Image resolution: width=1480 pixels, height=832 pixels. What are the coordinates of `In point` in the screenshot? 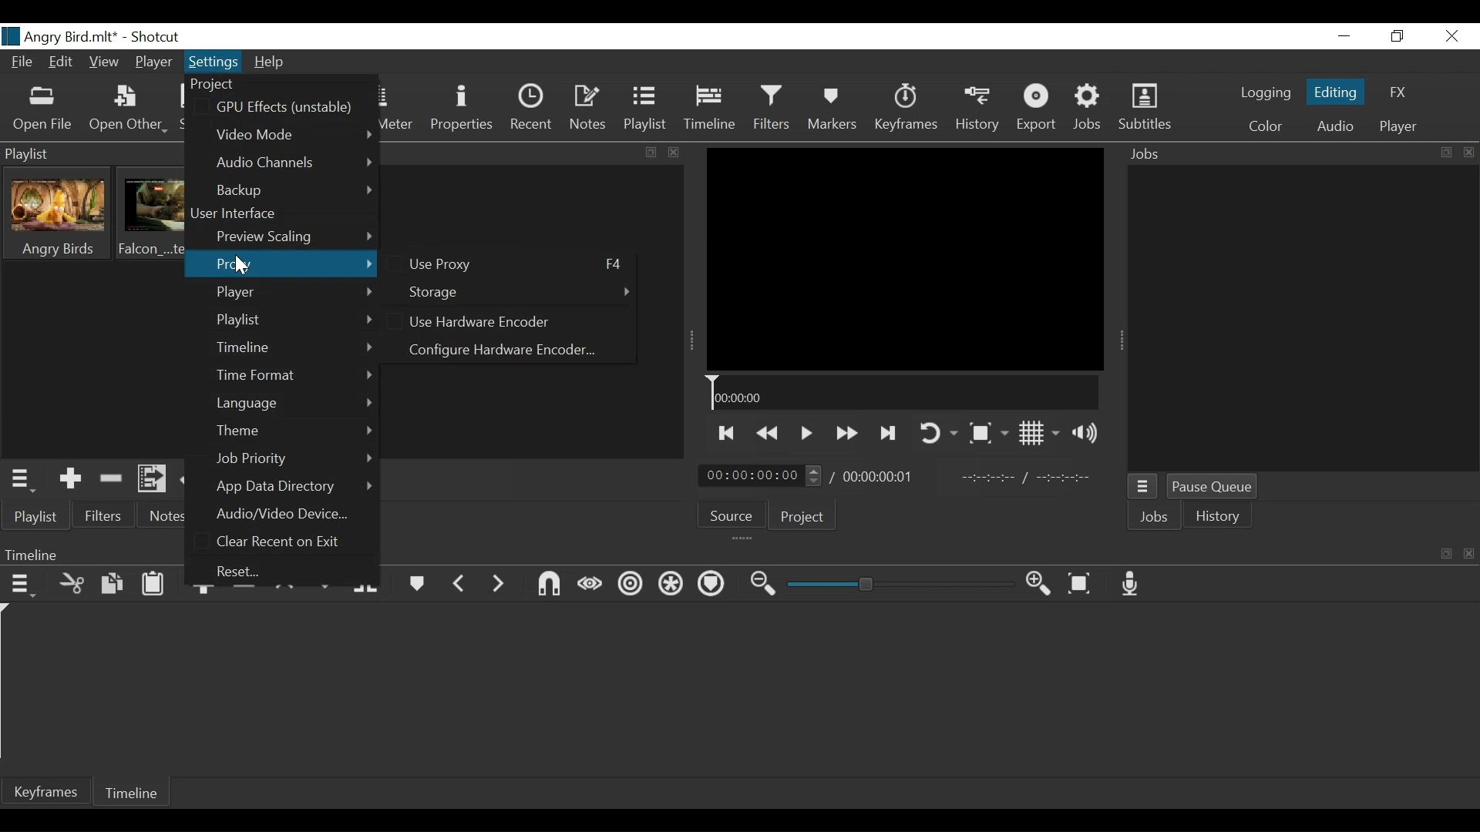 It's located at (1030, 478).